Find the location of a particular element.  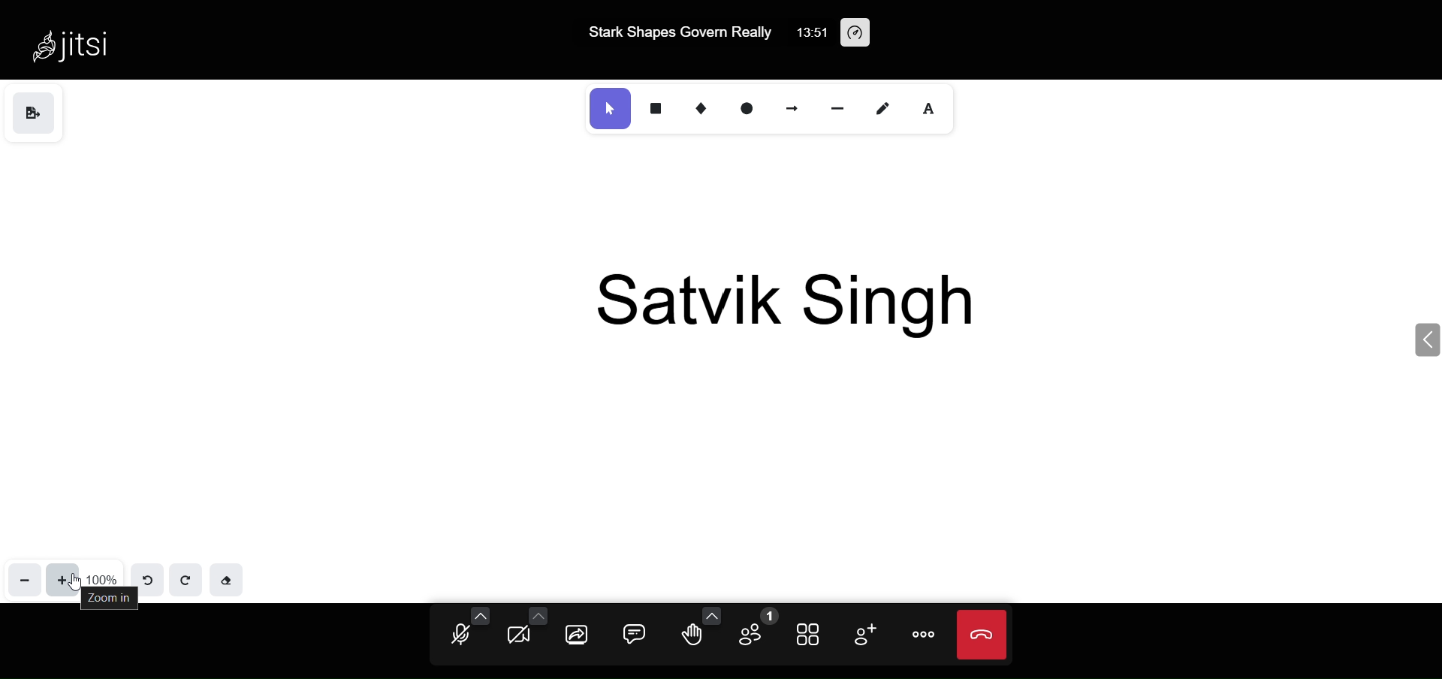

more audio option is located at coordinates (482, 615).